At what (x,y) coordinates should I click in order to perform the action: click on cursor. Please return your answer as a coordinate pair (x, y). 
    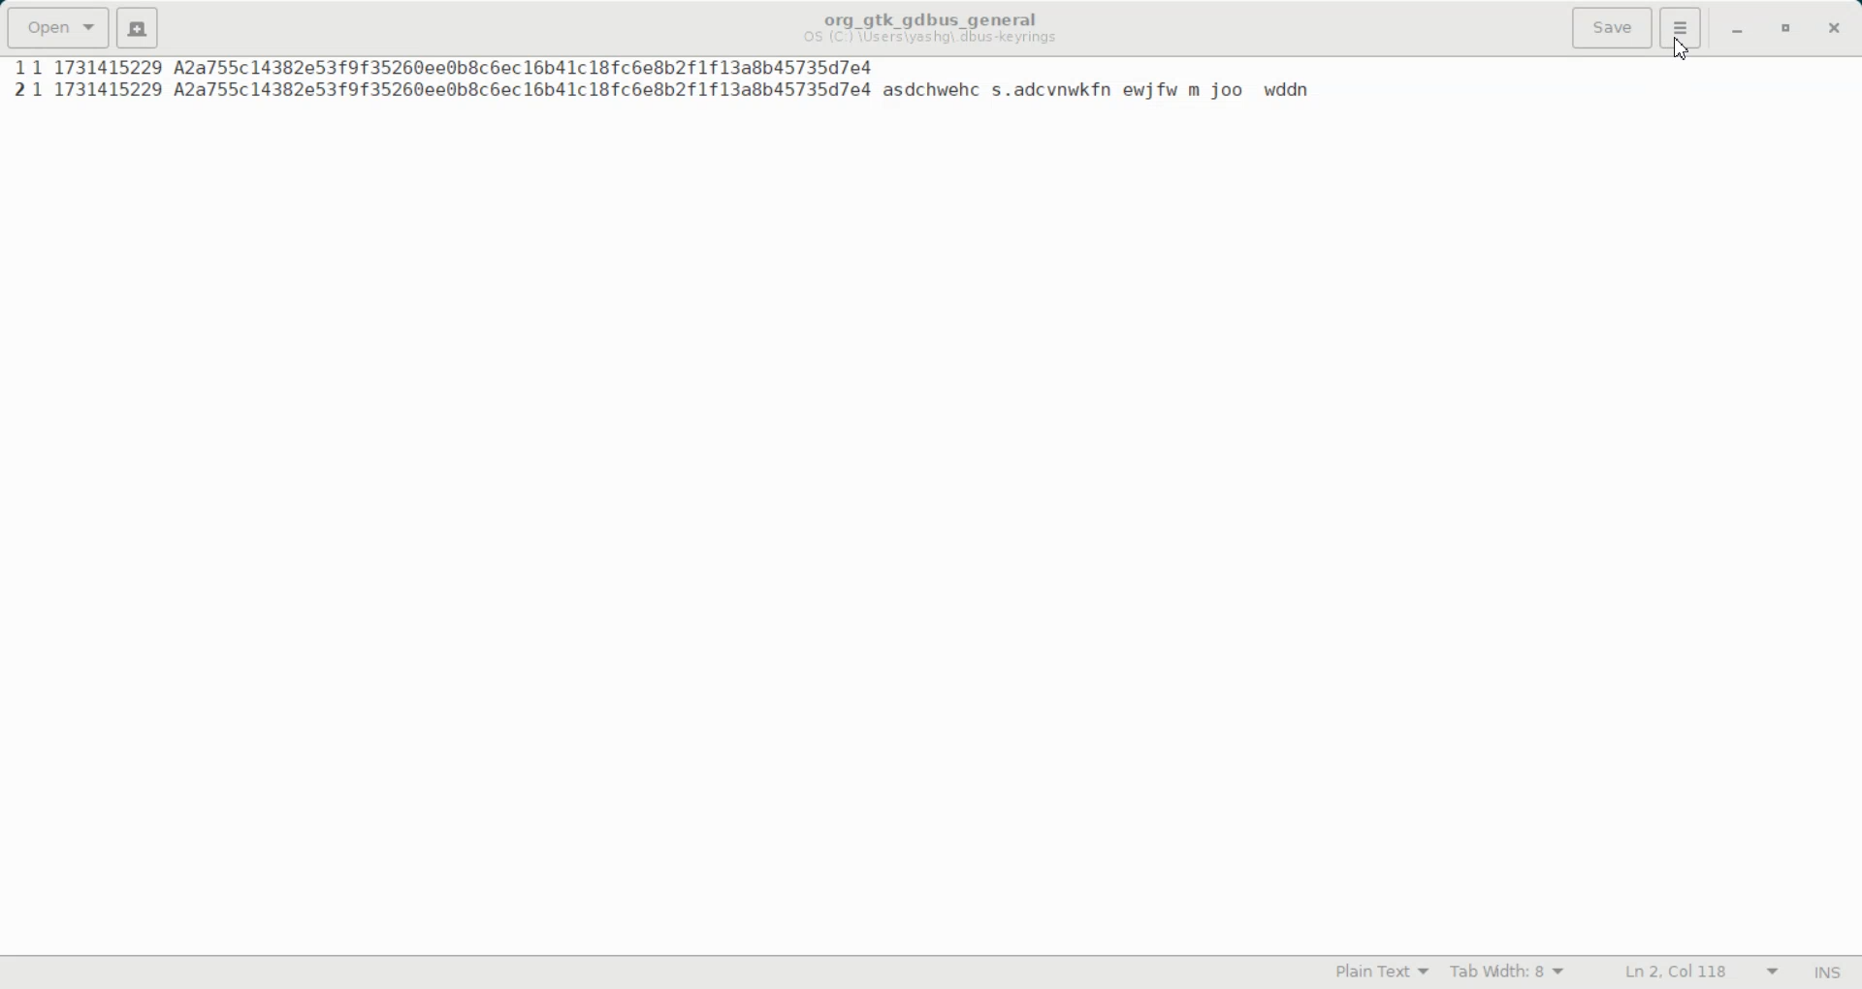
    Looking at the image, I should click on (1682, 51).